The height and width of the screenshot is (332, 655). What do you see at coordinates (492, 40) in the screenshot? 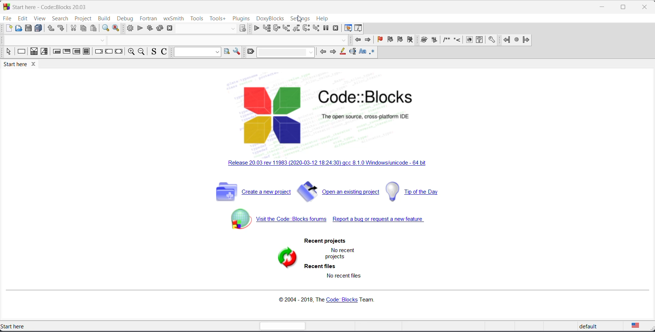
I see `settings` at bounding box center [492, 40].